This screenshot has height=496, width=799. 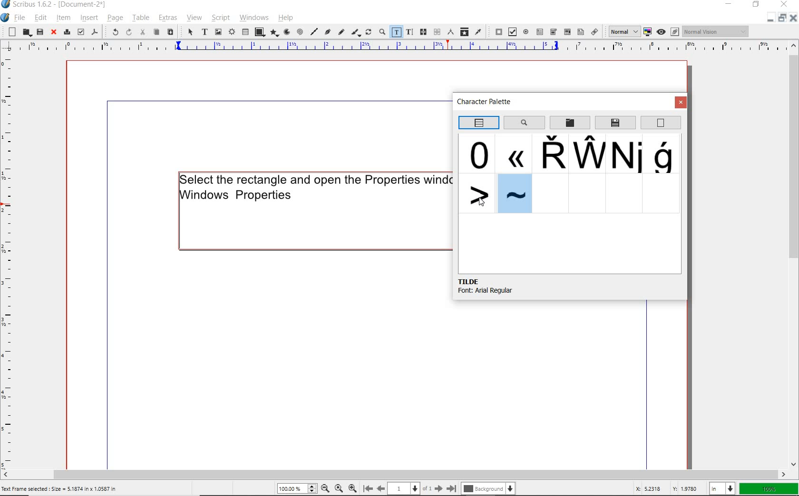 What do you see at coordinates (274, 33) in the screenshot?
I see `polygon` at bounding box center [274, 33].